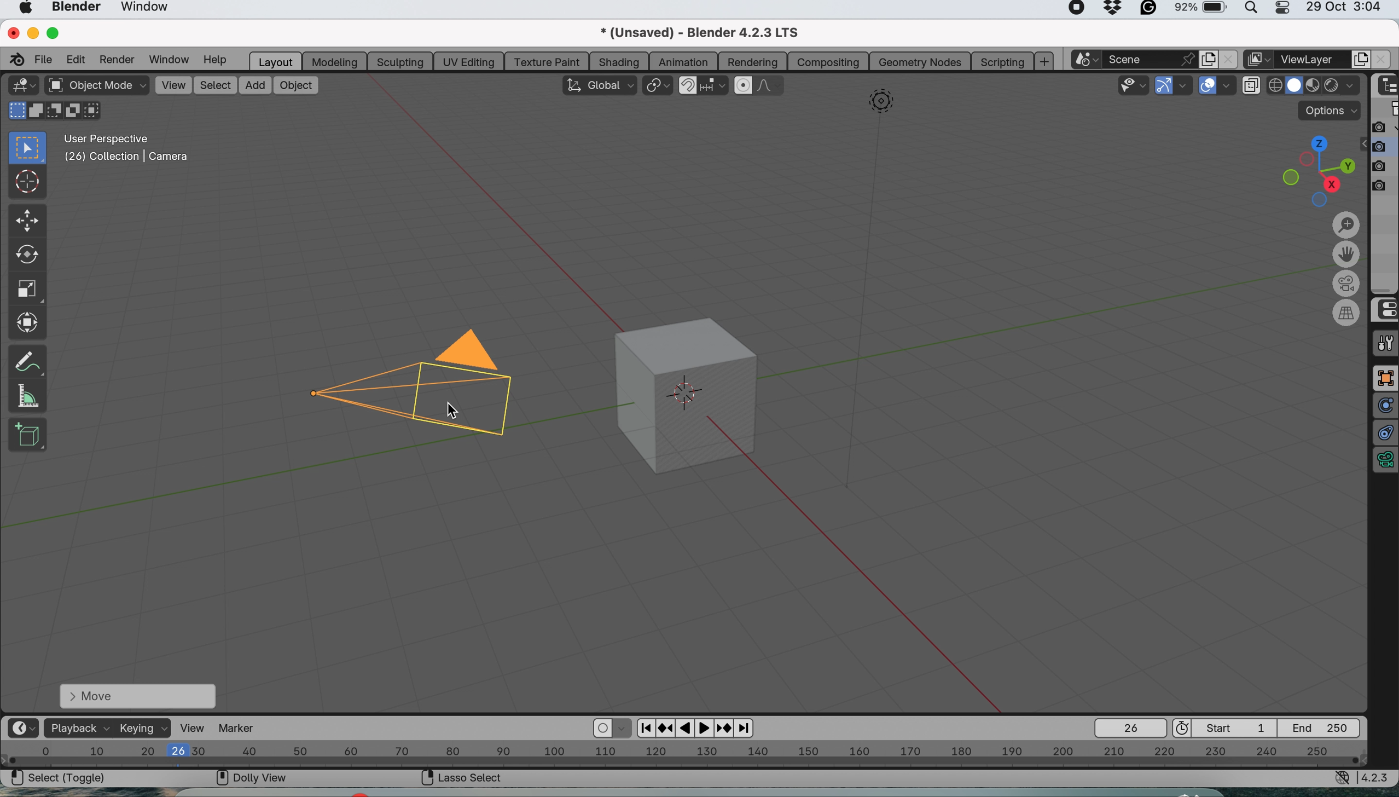  What do you see at coordinates (296, 84) in the screenshot?
I see `object` at bounding box center [296, 84].